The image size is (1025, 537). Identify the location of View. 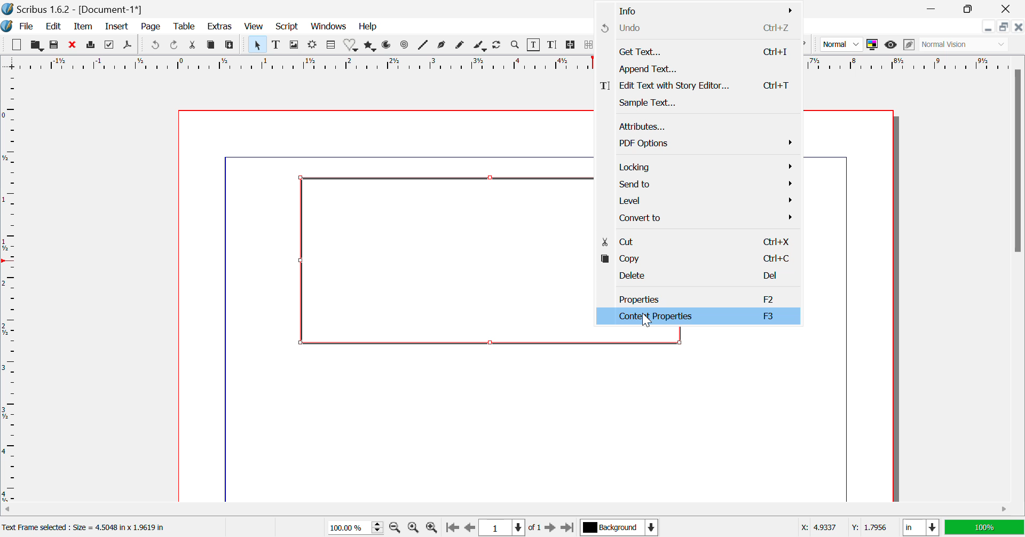
(254, 27).